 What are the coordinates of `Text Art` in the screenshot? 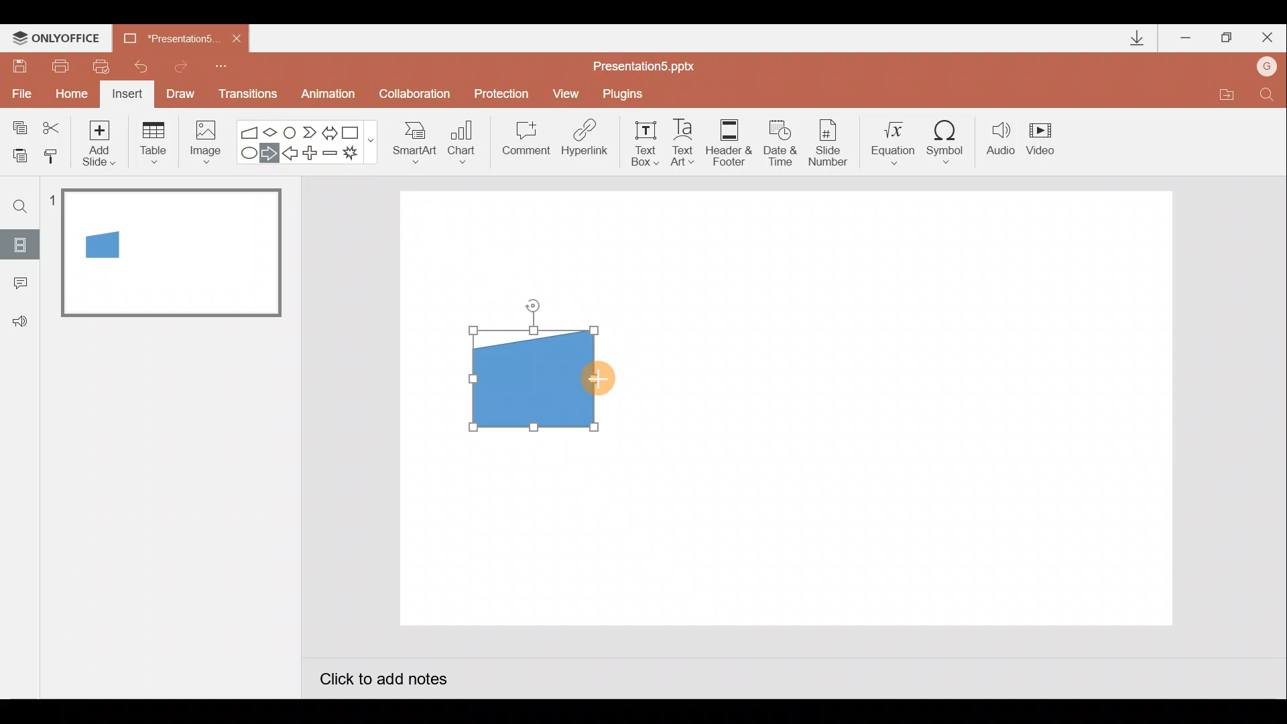 It's located at (686, 142).